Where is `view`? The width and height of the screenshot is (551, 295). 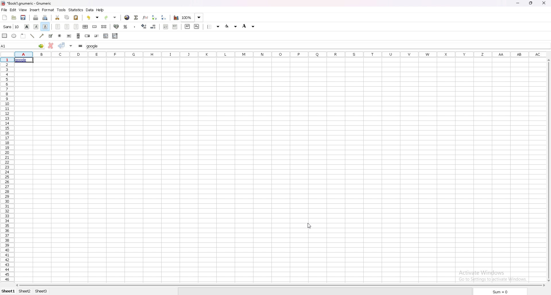
view is located at coordinates (23, 10).